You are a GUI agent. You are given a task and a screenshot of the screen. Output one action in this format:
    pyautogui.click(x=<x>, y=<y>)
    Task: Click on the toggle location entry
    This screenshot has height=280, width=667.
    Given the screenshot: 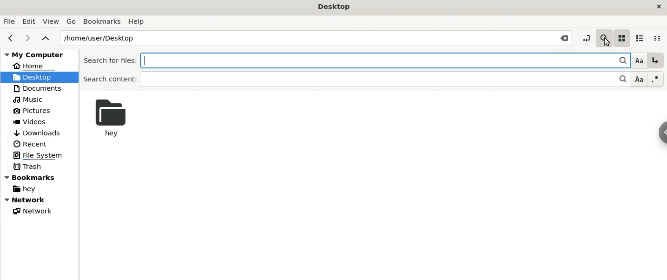 What is the action you would take?
    pyautogui.click(x=586, y=36)
    